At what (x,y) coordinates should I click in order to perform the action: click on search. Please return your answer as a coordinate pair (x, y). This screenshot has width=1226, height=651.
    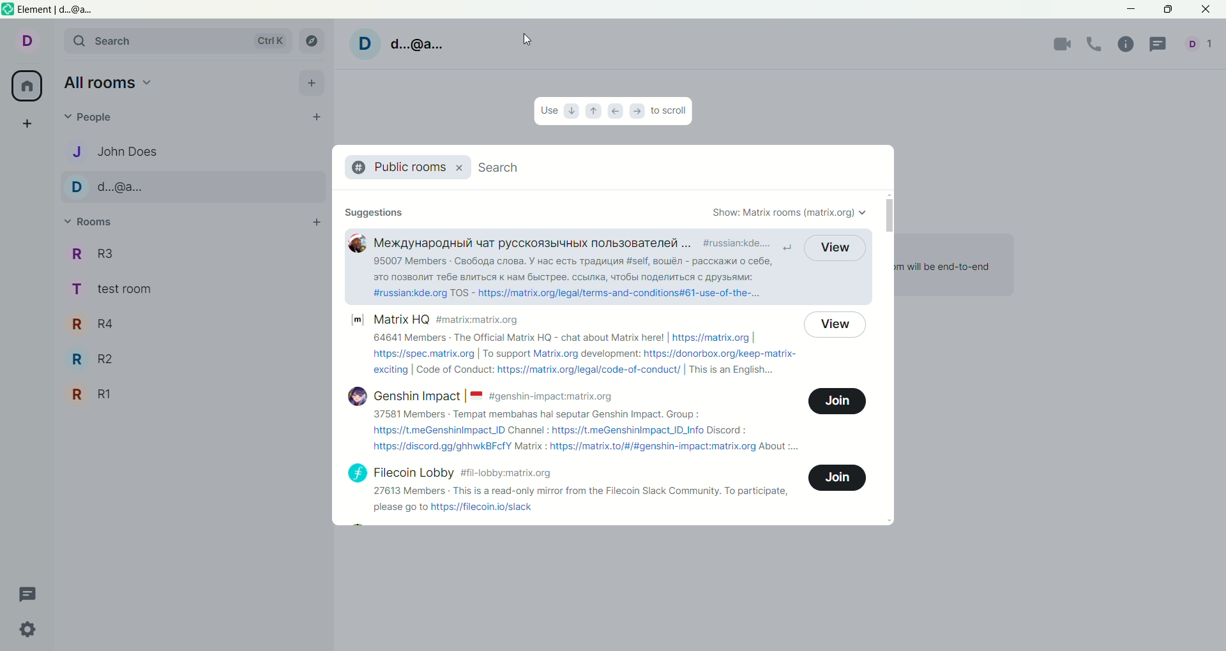
    Looking at the image, I should click on (503, 166).